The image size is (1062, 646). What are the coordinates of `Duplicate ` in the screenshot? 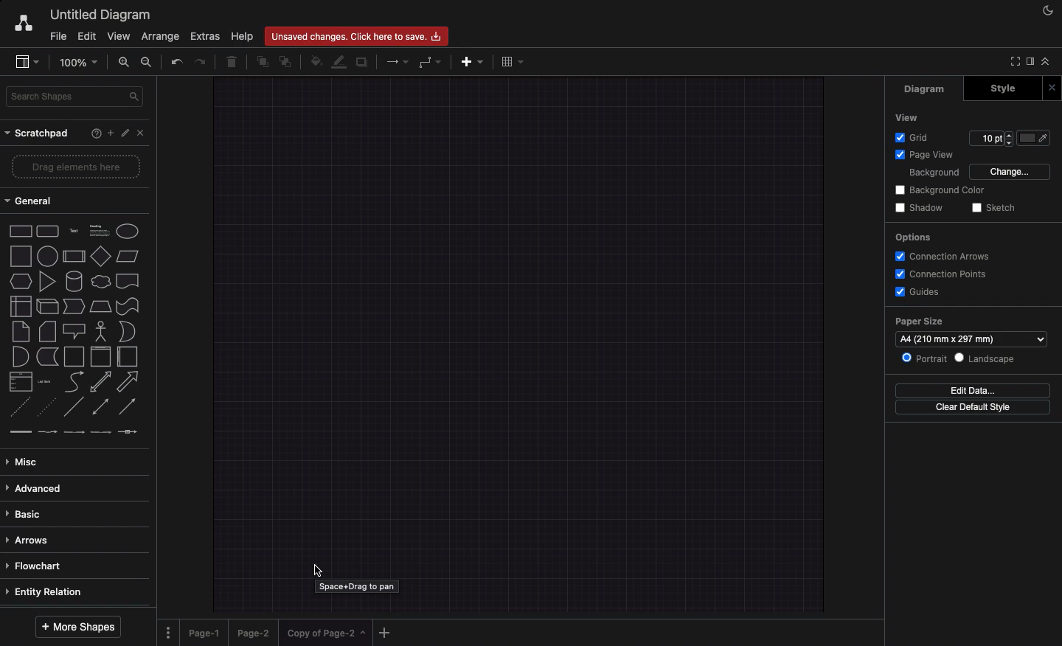 It's located at (361, 63).